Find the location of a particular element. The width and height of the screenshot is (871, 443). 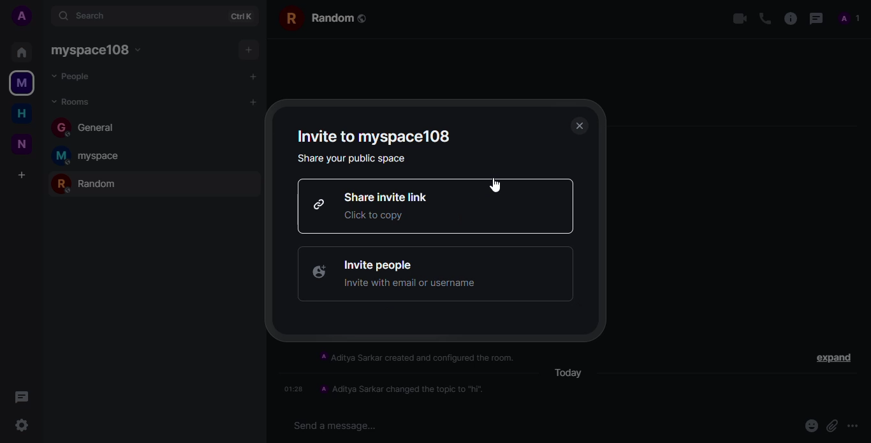

threads is located at coordinates (24, 397).